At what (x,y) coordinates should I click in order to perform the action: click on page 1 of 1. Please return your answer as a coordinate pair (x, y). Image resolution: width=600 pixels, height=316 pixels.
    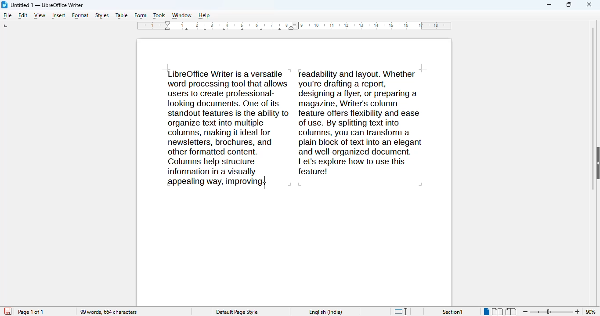
    Looking at the image, I should click on (31, 312).